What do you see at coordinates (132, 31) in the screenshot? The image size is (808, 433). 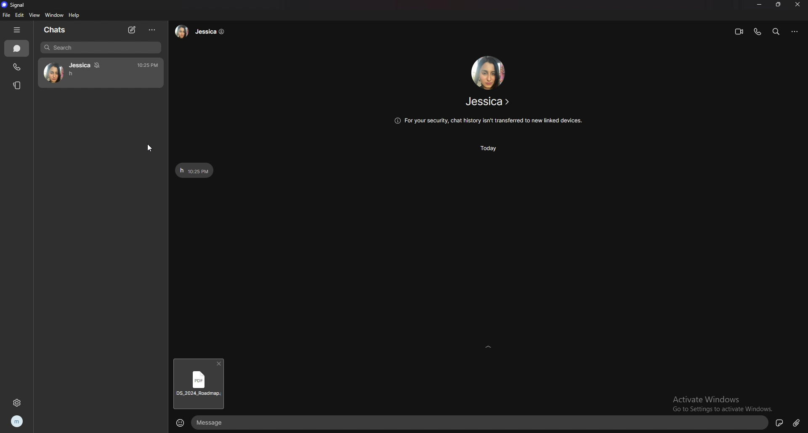 I see `new chat` at bounding box center [132, 31].